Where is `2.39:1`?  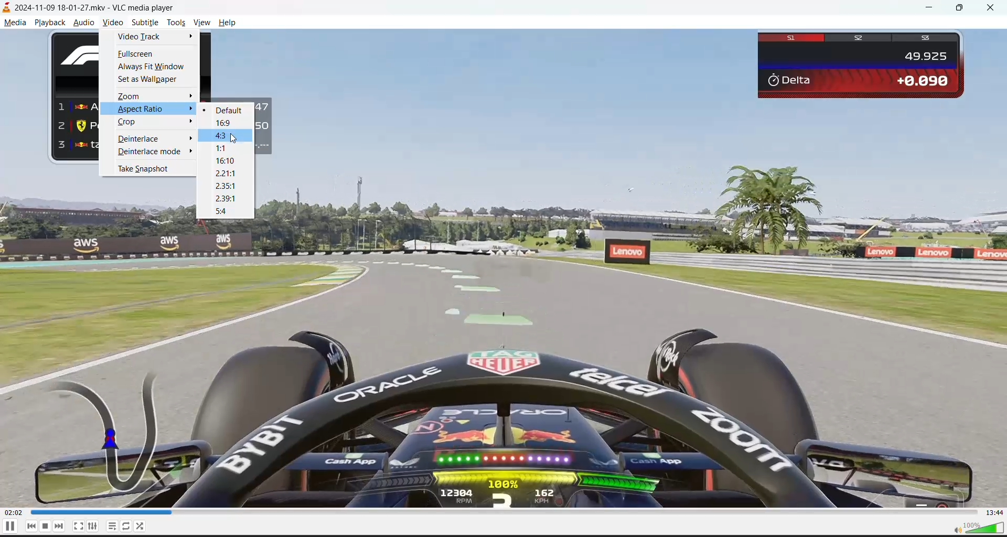
2.39:1 is located at coordinates (230, 198).